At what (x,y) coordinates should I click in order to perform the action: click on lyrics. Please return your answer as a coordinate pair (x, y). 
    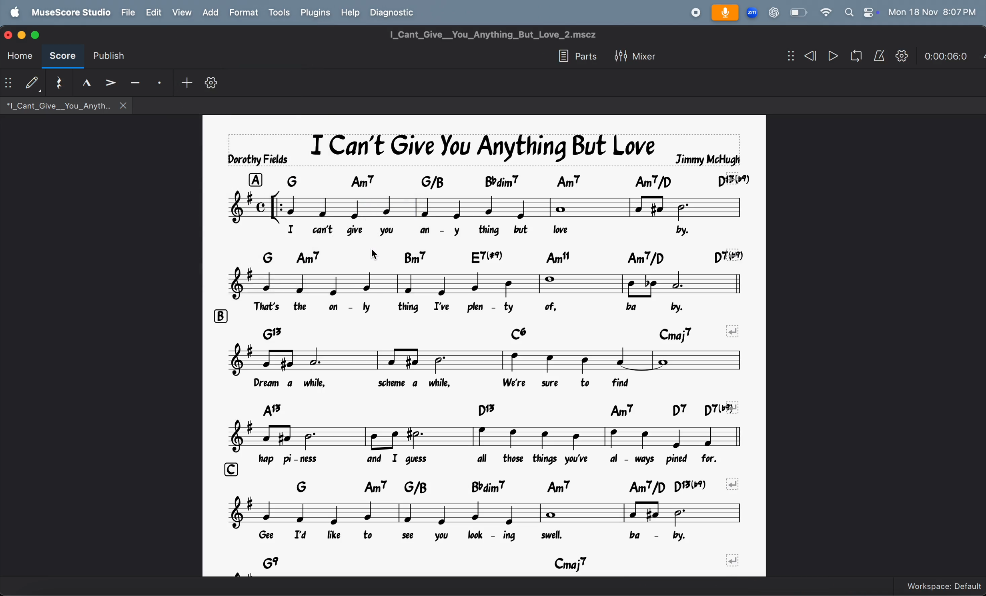
    Looking at the image, I should click on (491, 230).